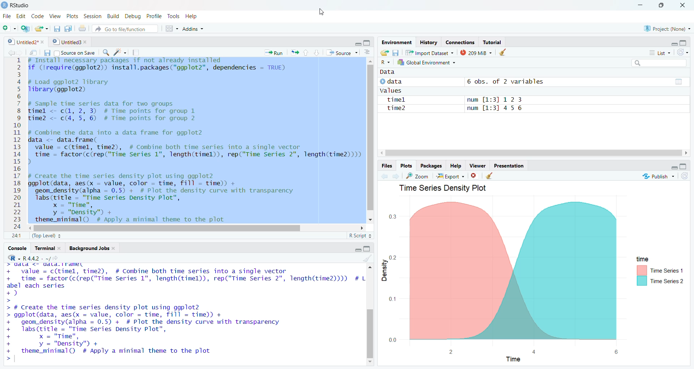 This screenshot has width=694, height=369. What do you see at coordinates (47, 52) in the screenshot?
I see `Save` at bounding box center [47, 52].